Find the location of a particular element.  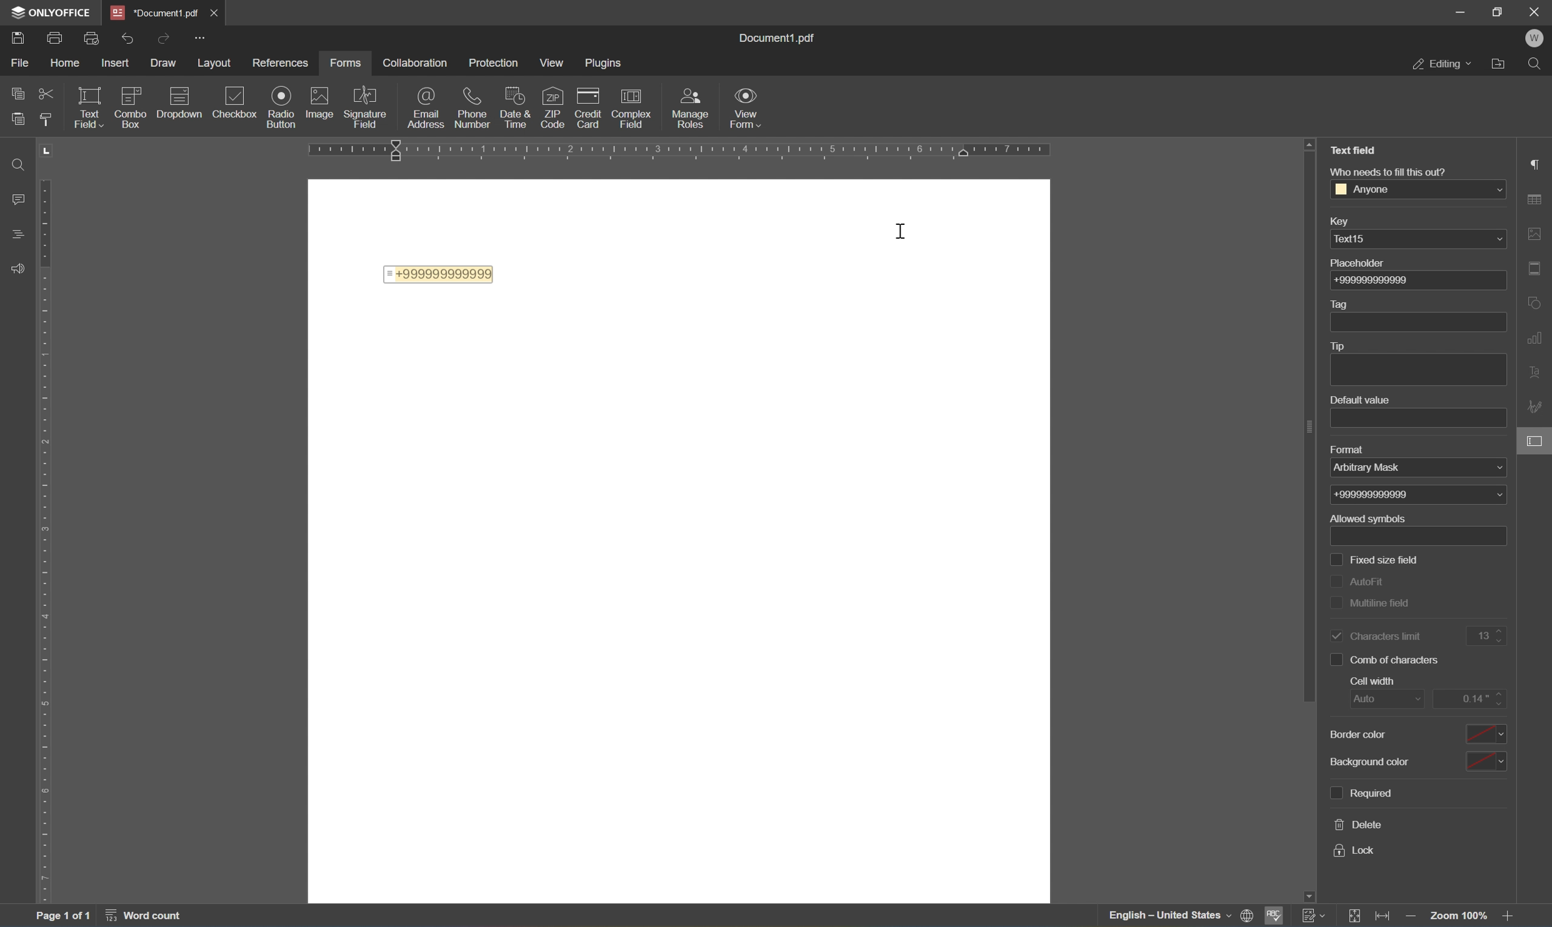

spell checking is located at coordinates (1274, 916).